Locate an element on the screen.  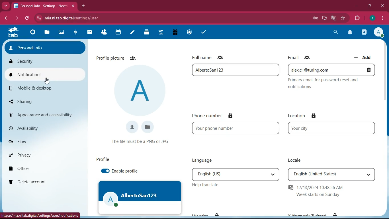
profile picture is located at coordinates (110, 58).